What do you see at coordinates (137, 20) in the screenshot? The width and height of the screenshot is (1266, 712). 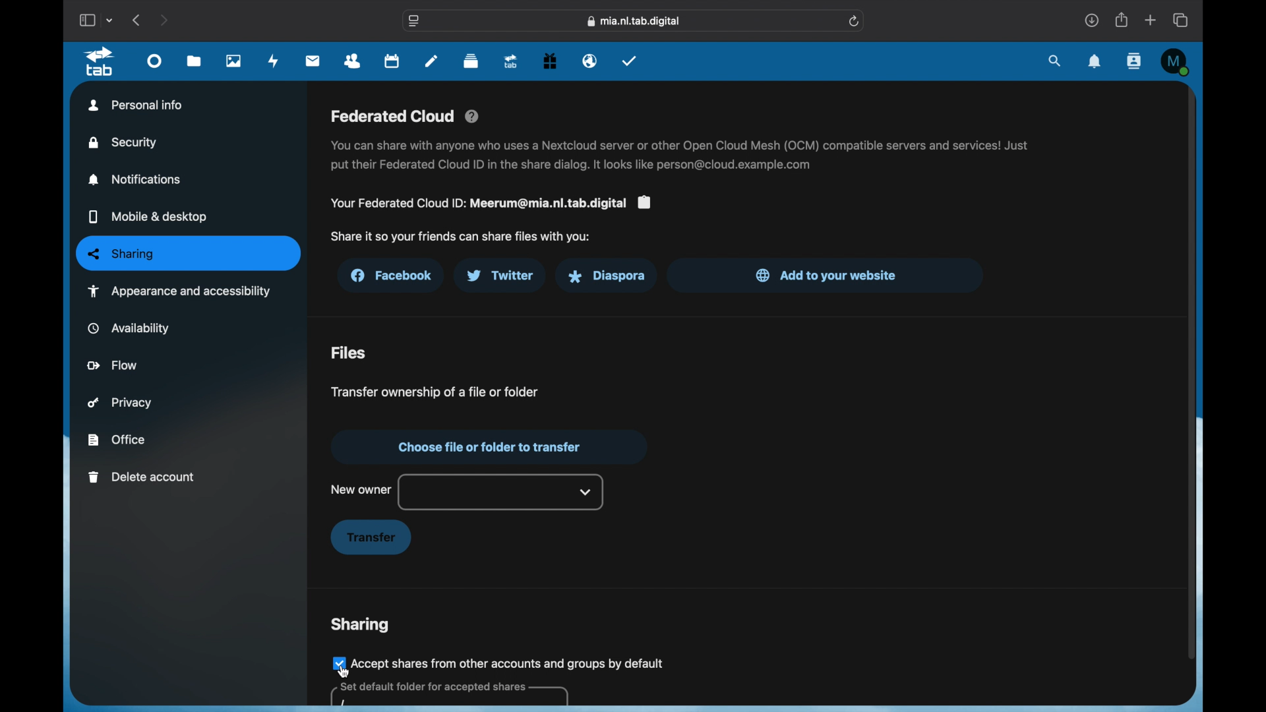 I see `previous` at bounding box center [137, 20].